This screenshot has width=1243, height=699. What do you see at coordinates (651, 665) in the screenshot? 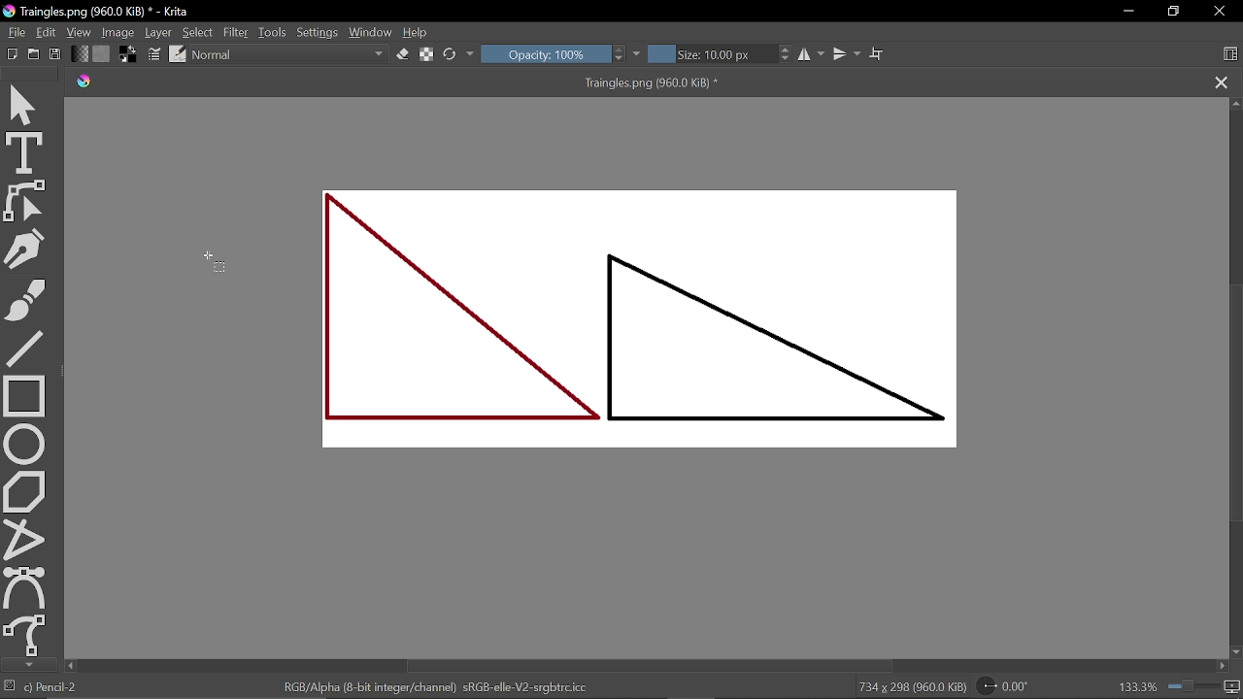
I see `Horizontal scrollbar` at bounding box center [651, 665].